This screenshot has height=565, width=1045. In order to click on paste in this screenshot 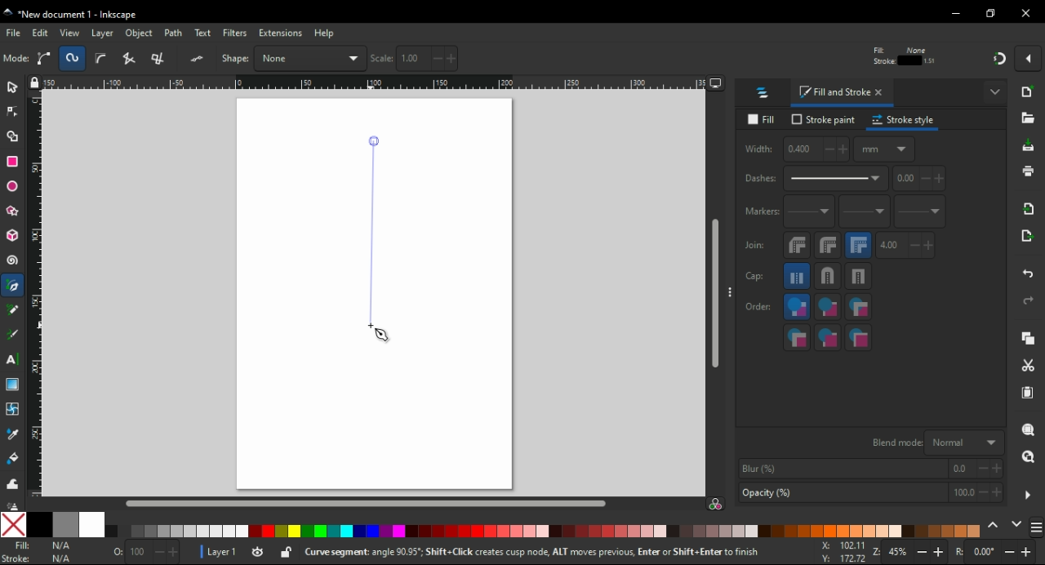, I will do `click(1027, 393)`.